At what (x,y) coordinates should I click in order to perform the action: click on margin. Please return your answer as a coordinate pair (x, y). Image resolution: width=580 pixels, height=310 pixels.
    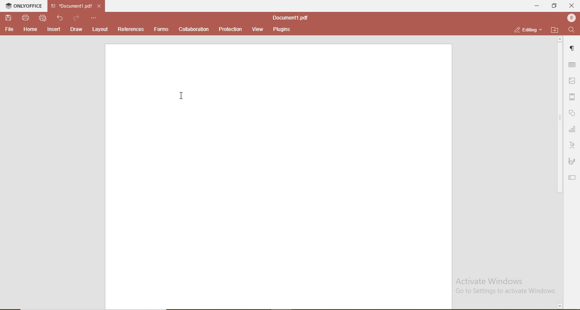
    Looking at the image, I should click on (572, 96).